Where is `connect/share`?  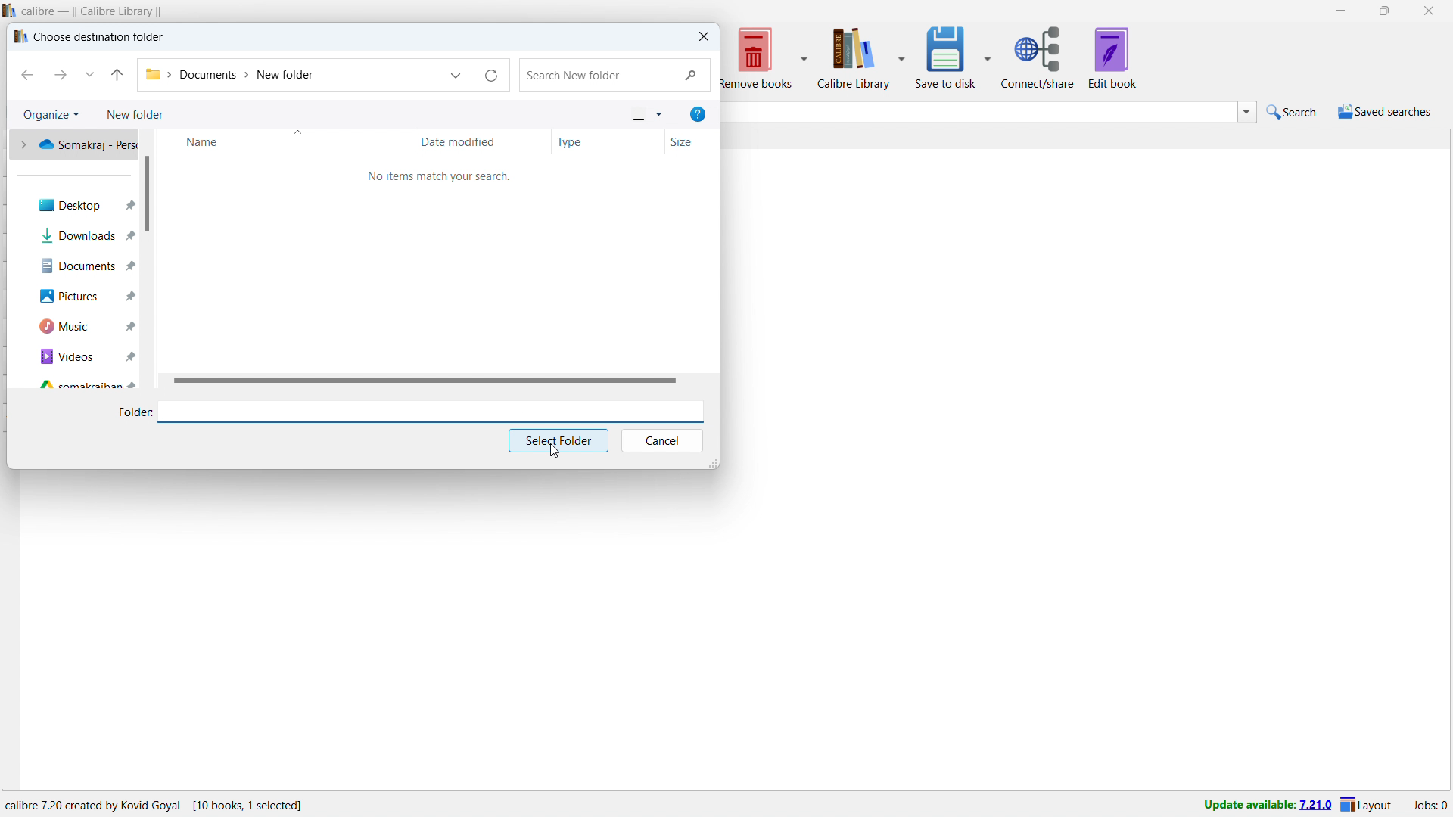
connect/share is located at coordinates (1040, 57).